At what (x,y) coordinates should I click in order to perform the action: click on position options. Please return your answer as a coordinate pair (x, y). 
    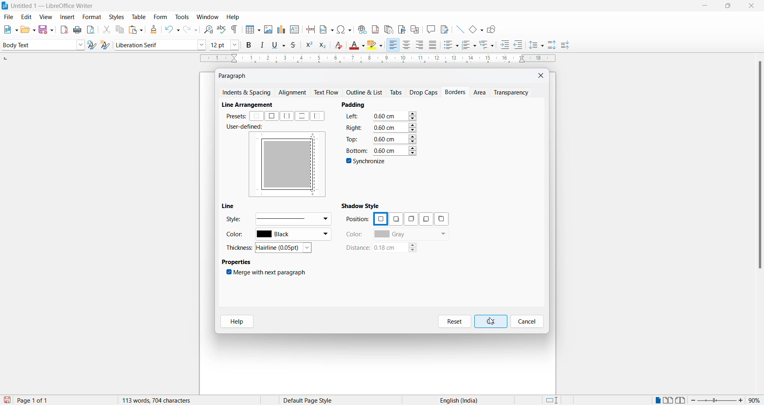
    Looking at the image, I should click on (380, 218).